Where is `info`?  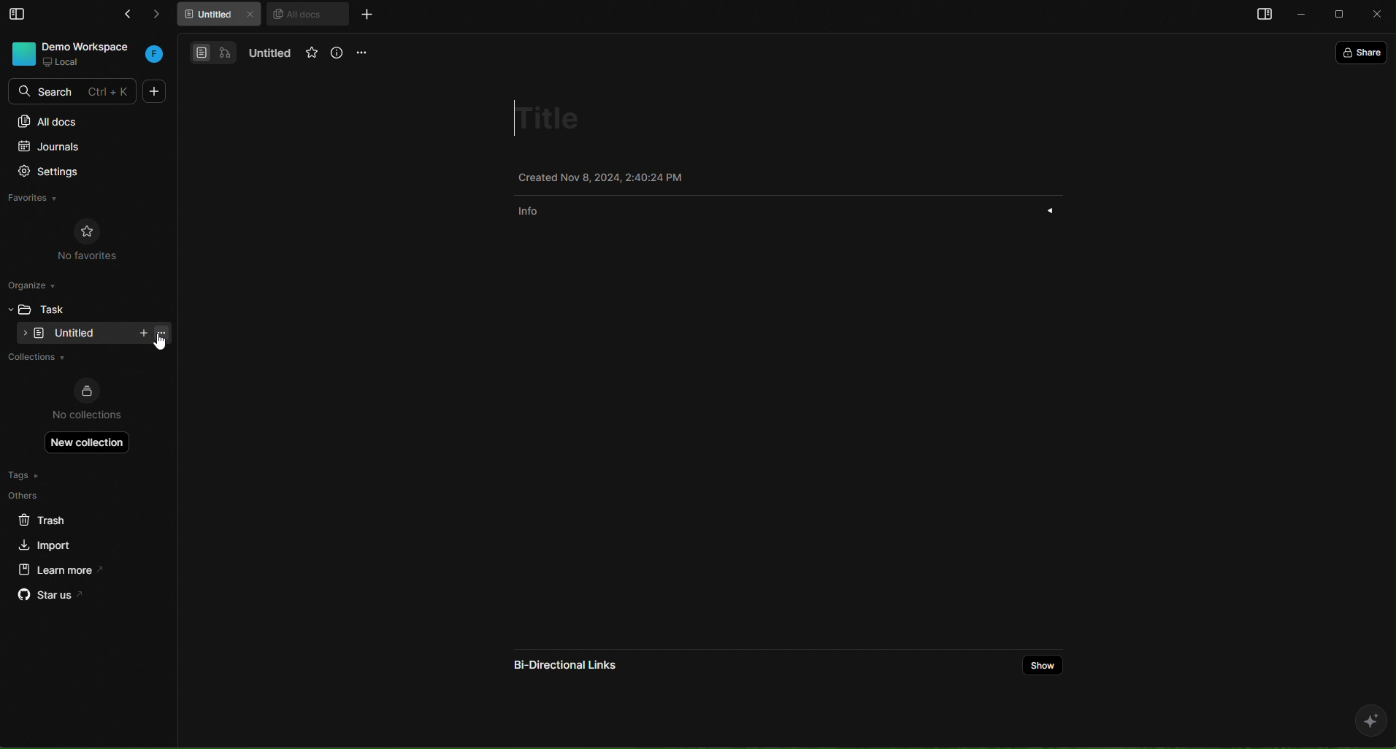
info is located at coordinates (792, 210).